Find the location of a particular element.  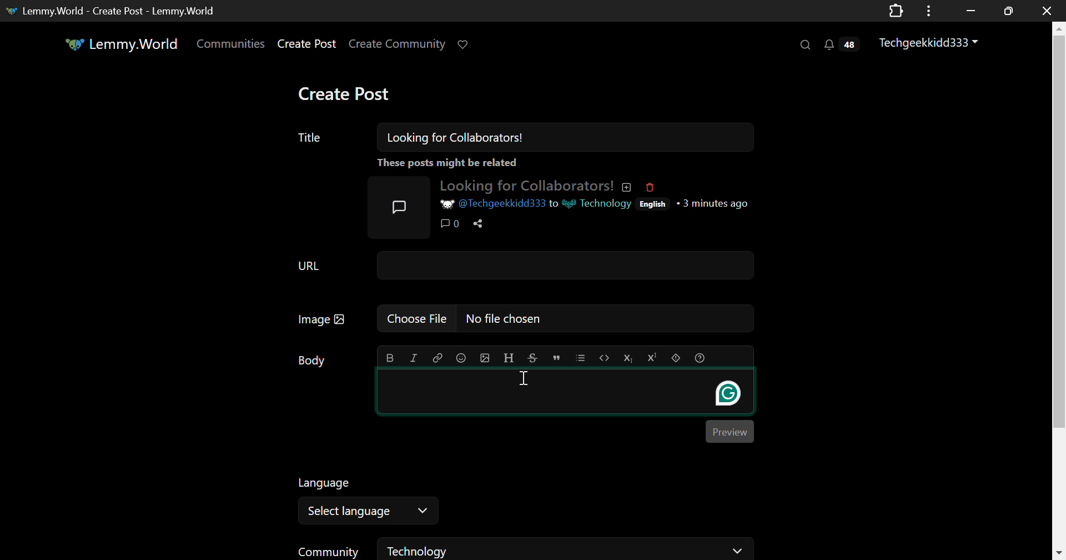

Lemmy.World is located at coordinates (119, 44).